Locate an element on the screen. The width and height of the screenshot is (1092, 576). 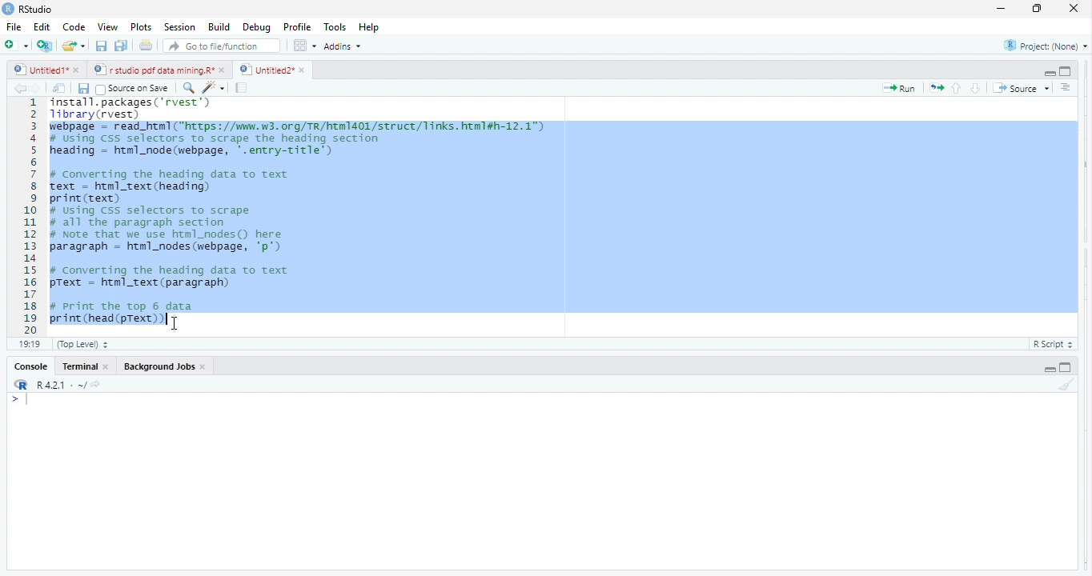
Console is located at coordinates (30, 367).